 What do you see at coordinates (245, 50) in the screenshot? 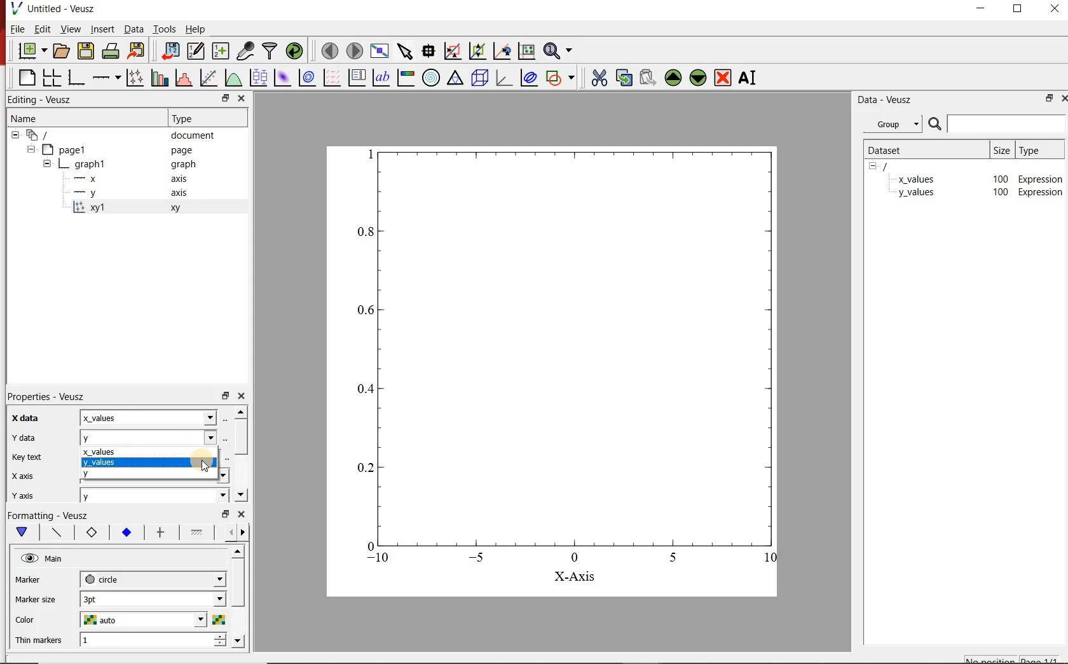
I see `capture remote data` at bounding box center [245, 50].